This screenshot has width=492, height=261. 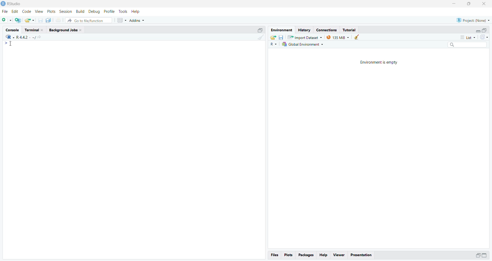 I want to click on Build, so click(x=81, y=12).